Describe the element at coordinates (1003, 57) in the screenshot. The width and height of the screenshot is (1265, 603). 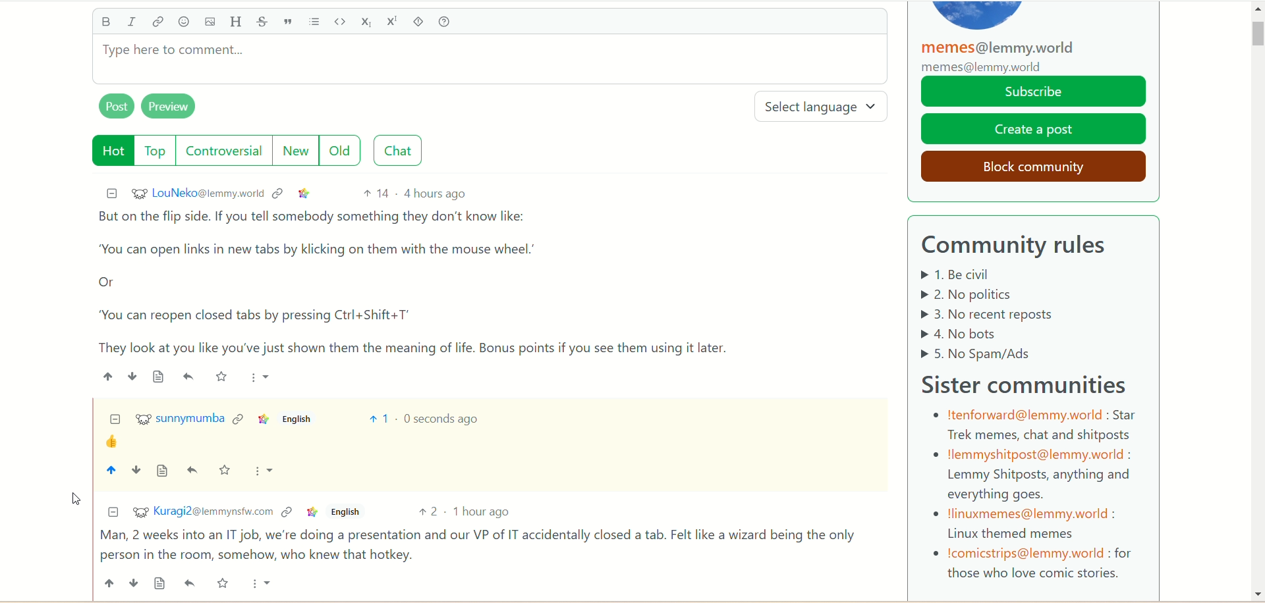
I see `memes@lemmy.world` at that location.